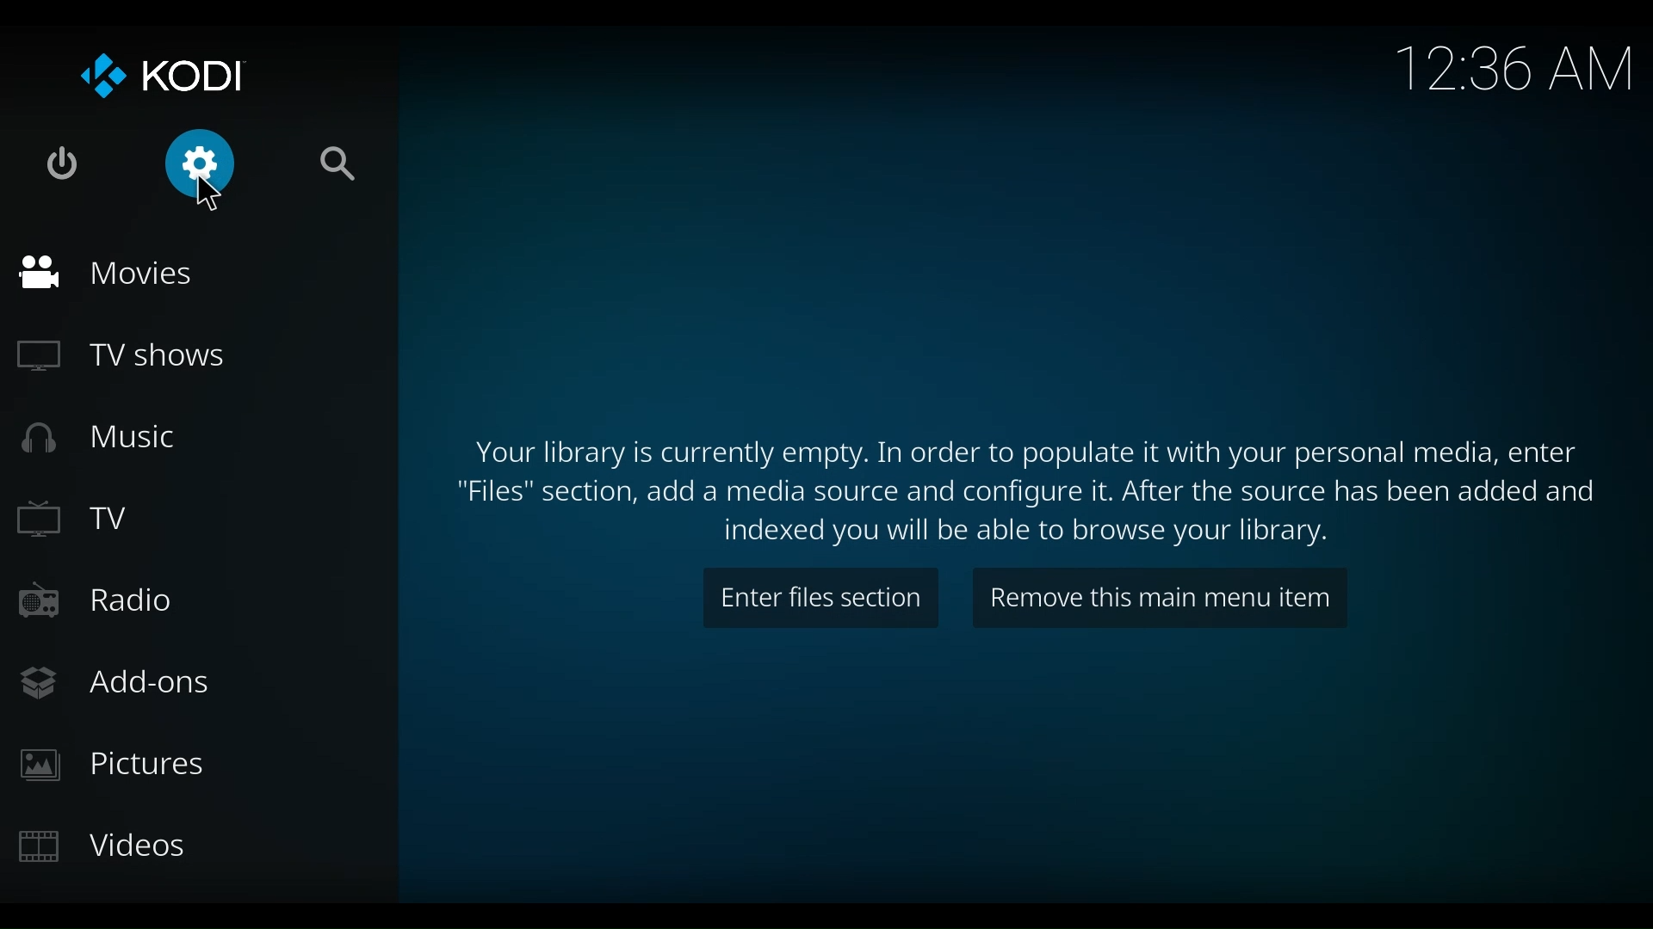  Describe the element at coordinates (63, 163) in the screenshot. I see `Power options` at that location.